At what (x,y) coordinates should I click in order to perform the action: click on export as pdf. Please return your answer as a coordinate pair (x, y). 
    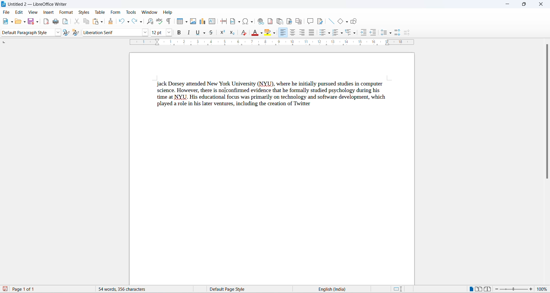
    Looking at the image, I should click on (46, 22).